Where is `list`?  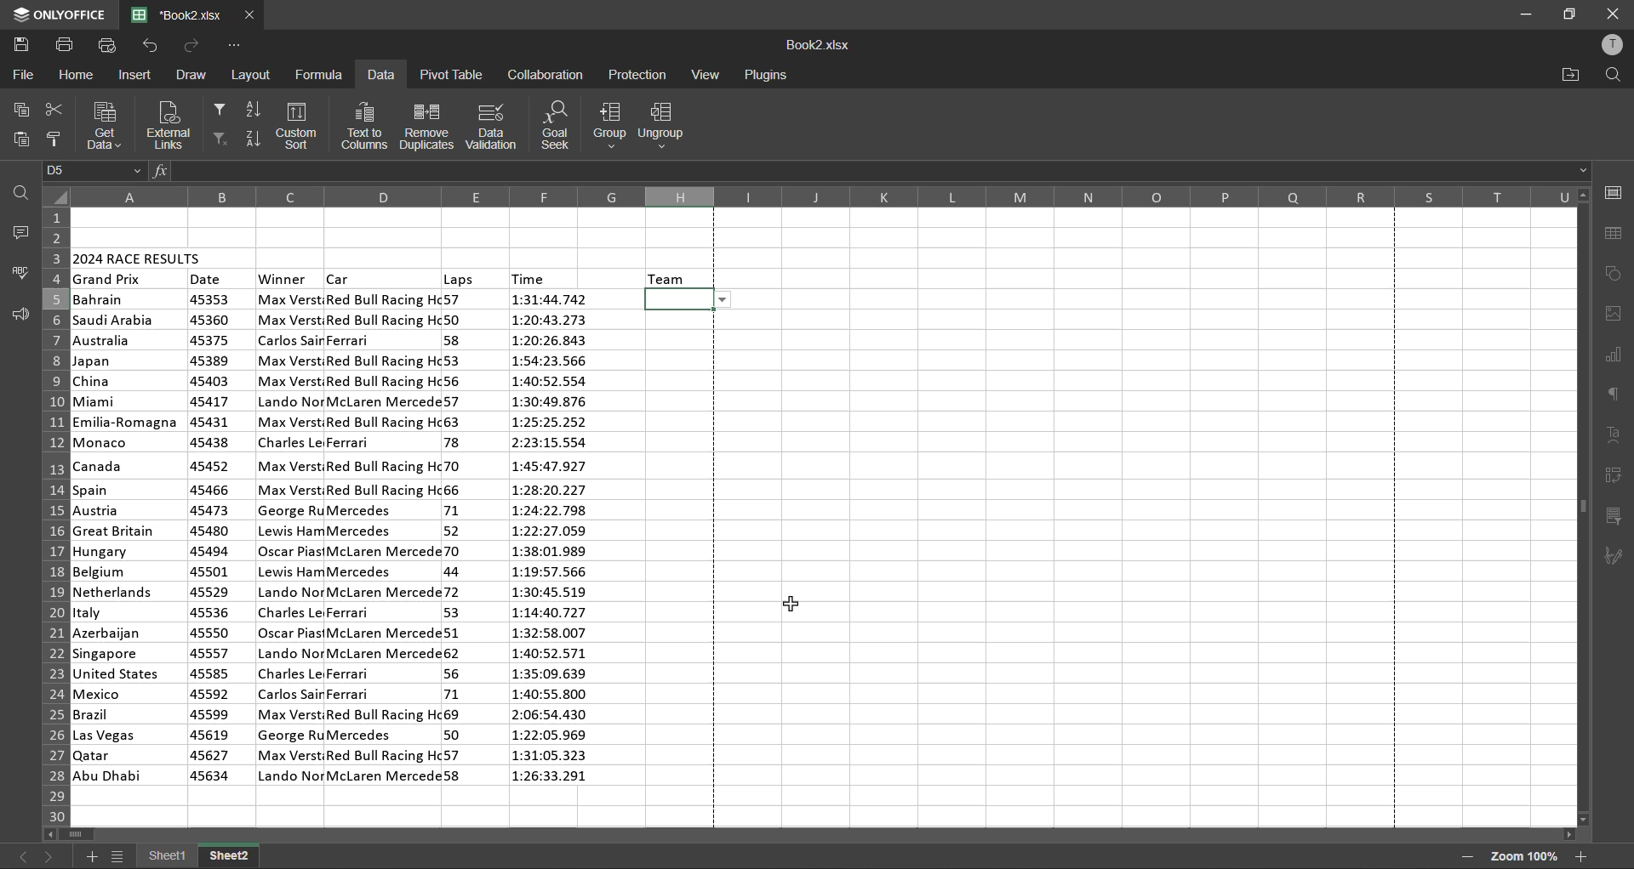 list is located at coordinates (723, 300).